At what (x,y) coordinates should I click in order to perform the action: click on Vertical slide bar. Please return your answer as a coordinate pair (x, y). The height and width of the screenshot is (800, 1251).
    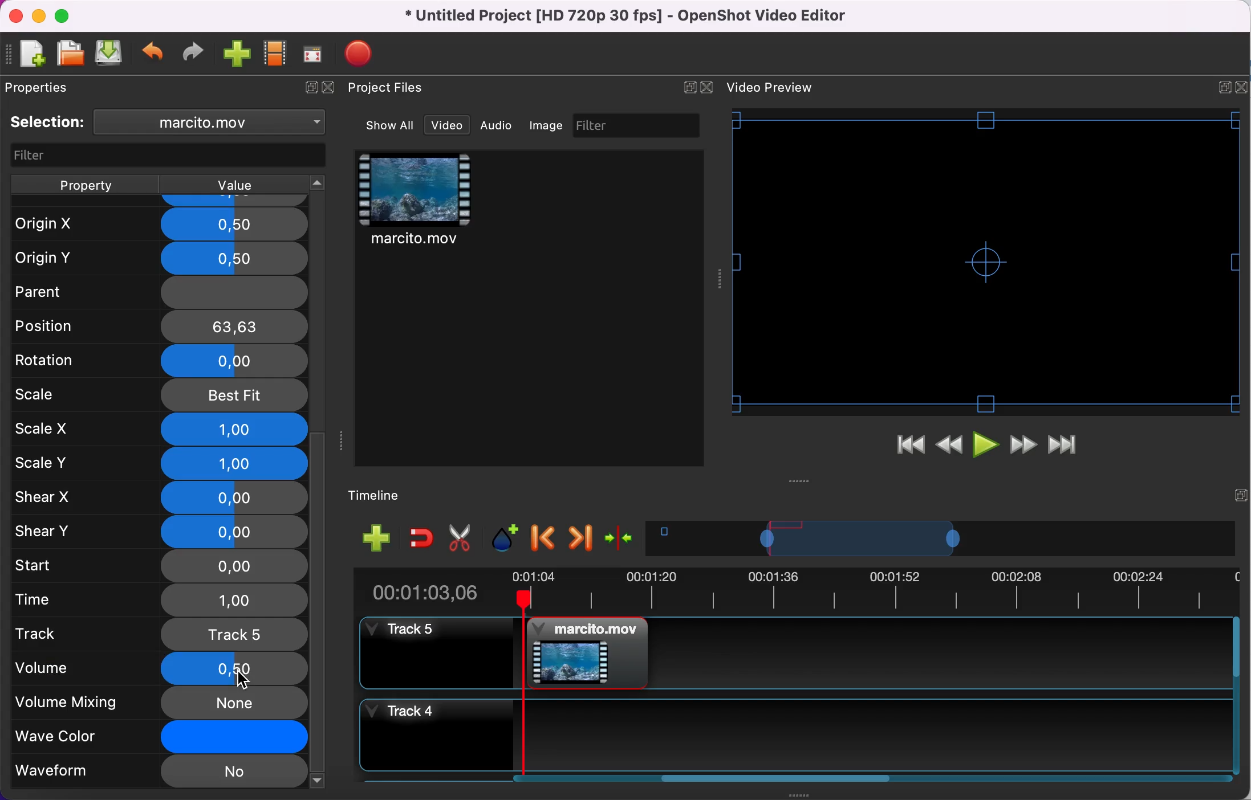
    Looking at the image, I should click on (1236, 695).